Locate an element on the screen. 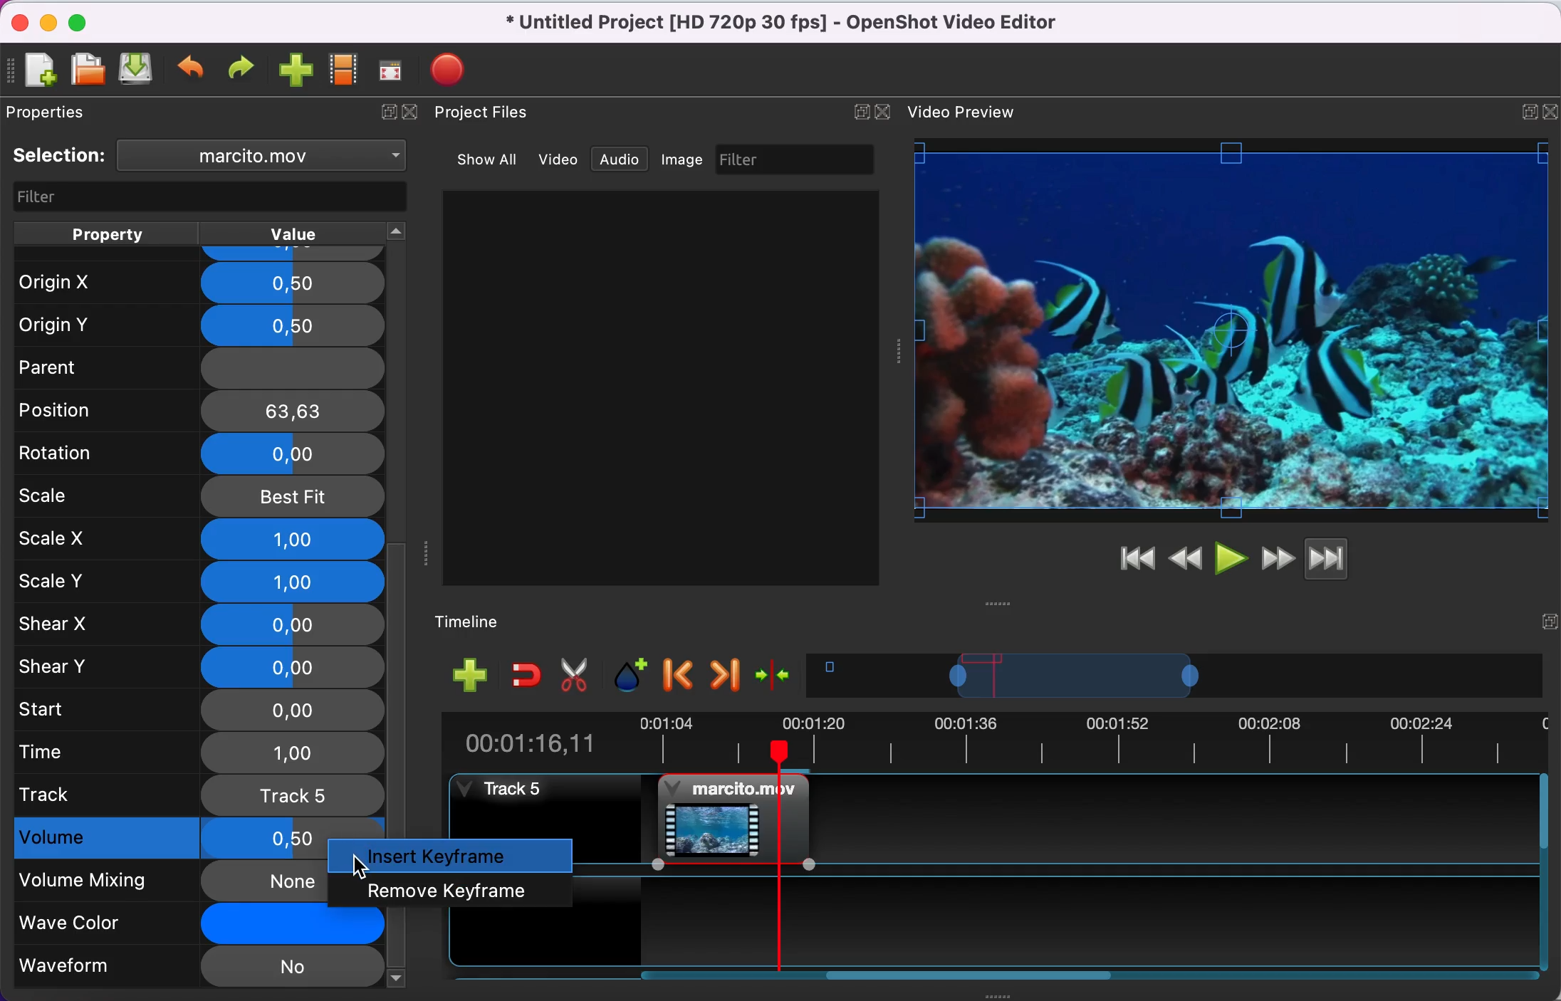 Image resolution: width=1561 pixels, height=1001 pixels. cursor is located at coordinates (359, 867).